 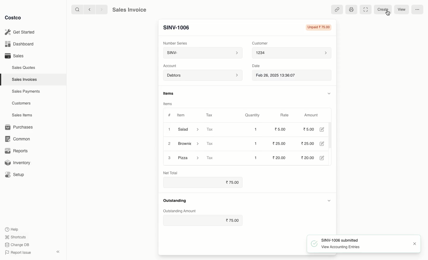 I want to click on Cursor, so click(x=389, y=15).